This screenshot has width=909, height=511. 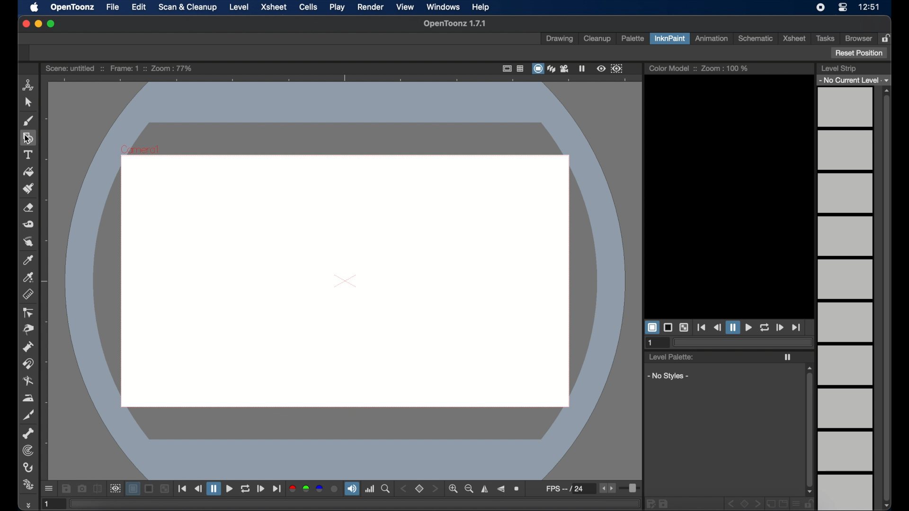 What do you see at coordinates (27, 505) in the screenshot?
I see `more` at bounding box center [27, 505].